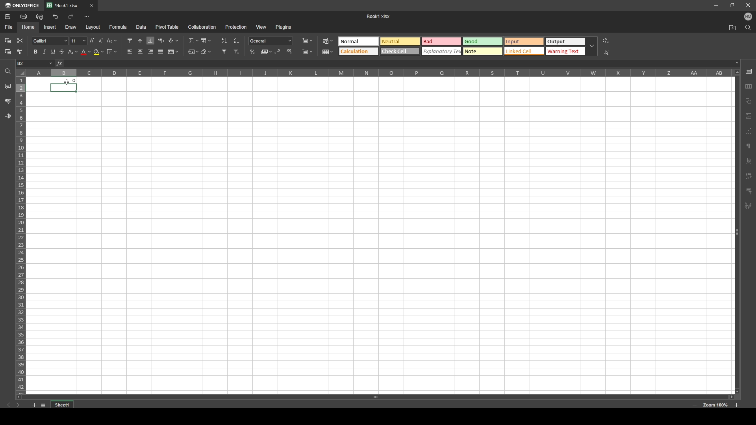 This screenshot has width=756, height=425. I want to click on table, so click(750, 85).